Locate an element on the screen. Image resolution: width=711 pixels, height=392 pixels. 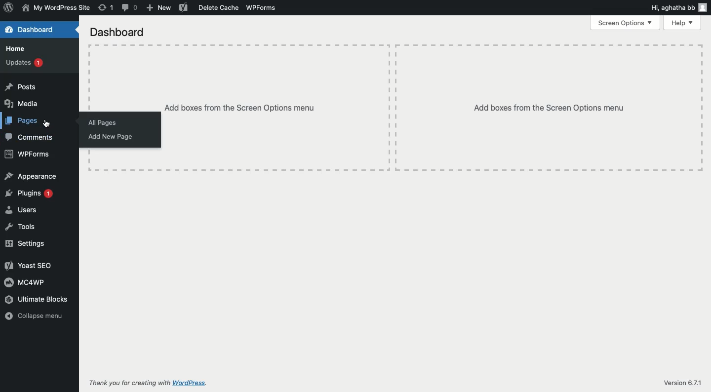
All pages is located at coordinates (103, 123).